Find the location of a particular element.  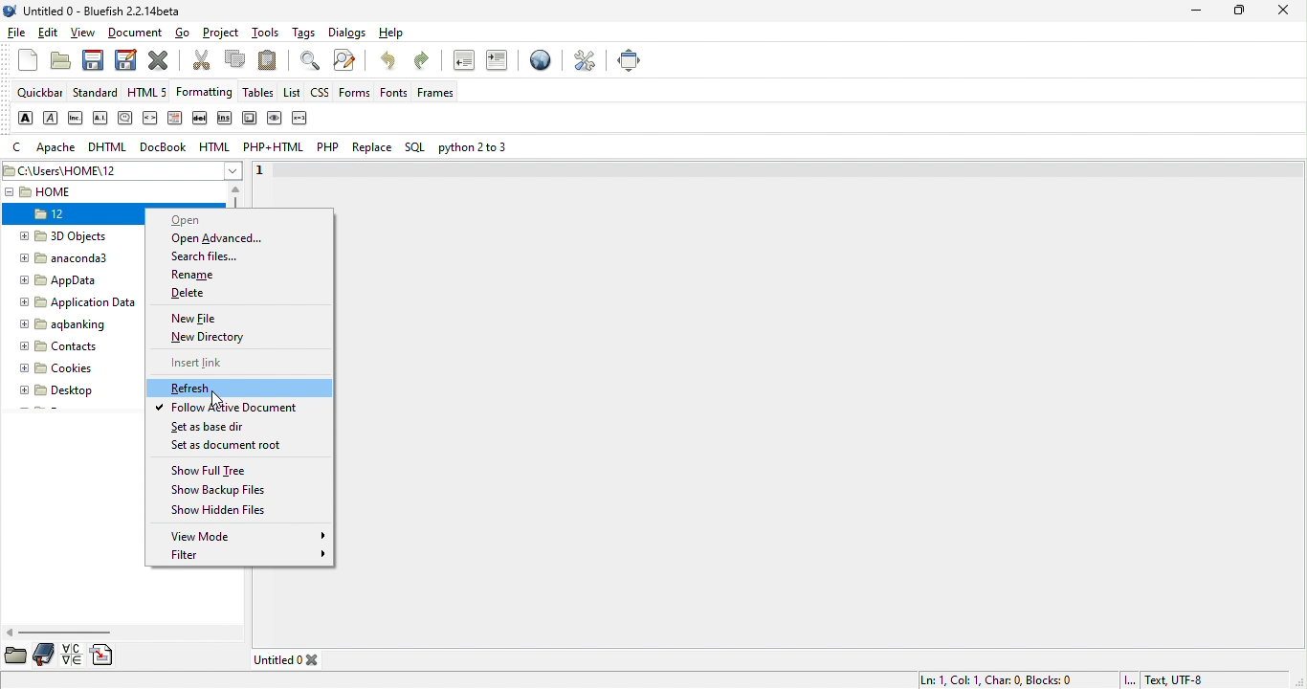

indent is located at coordinates (497, 61).